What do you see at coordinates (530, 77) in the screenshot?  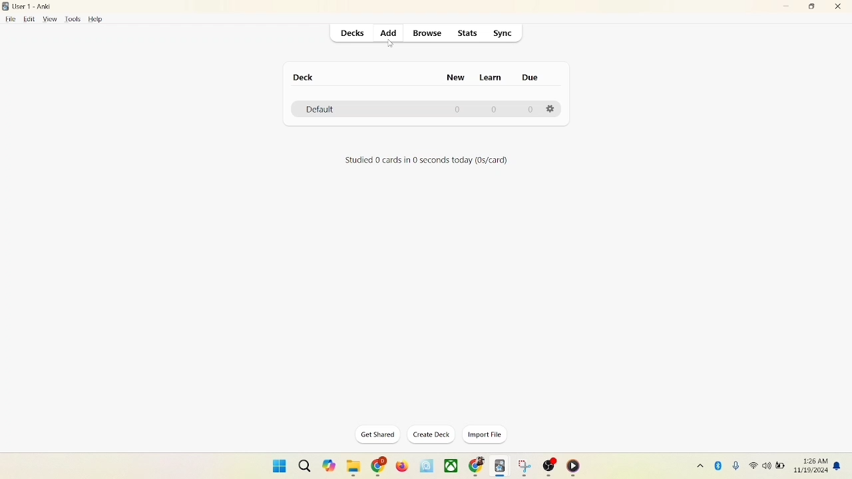 I see `due` at bounding box center [530, 77].